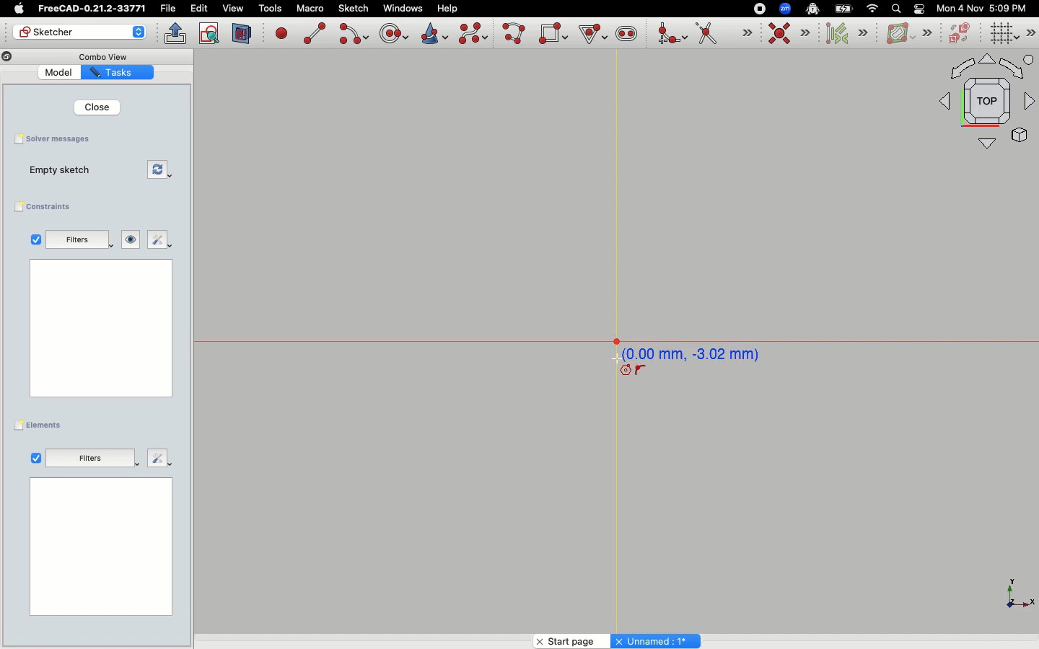 This screenshot has width=1039, height=649. What do you see at coordinates (908, 34) in the screenshot?
I see `B-spline information layer` at bounding box center [908, 34].